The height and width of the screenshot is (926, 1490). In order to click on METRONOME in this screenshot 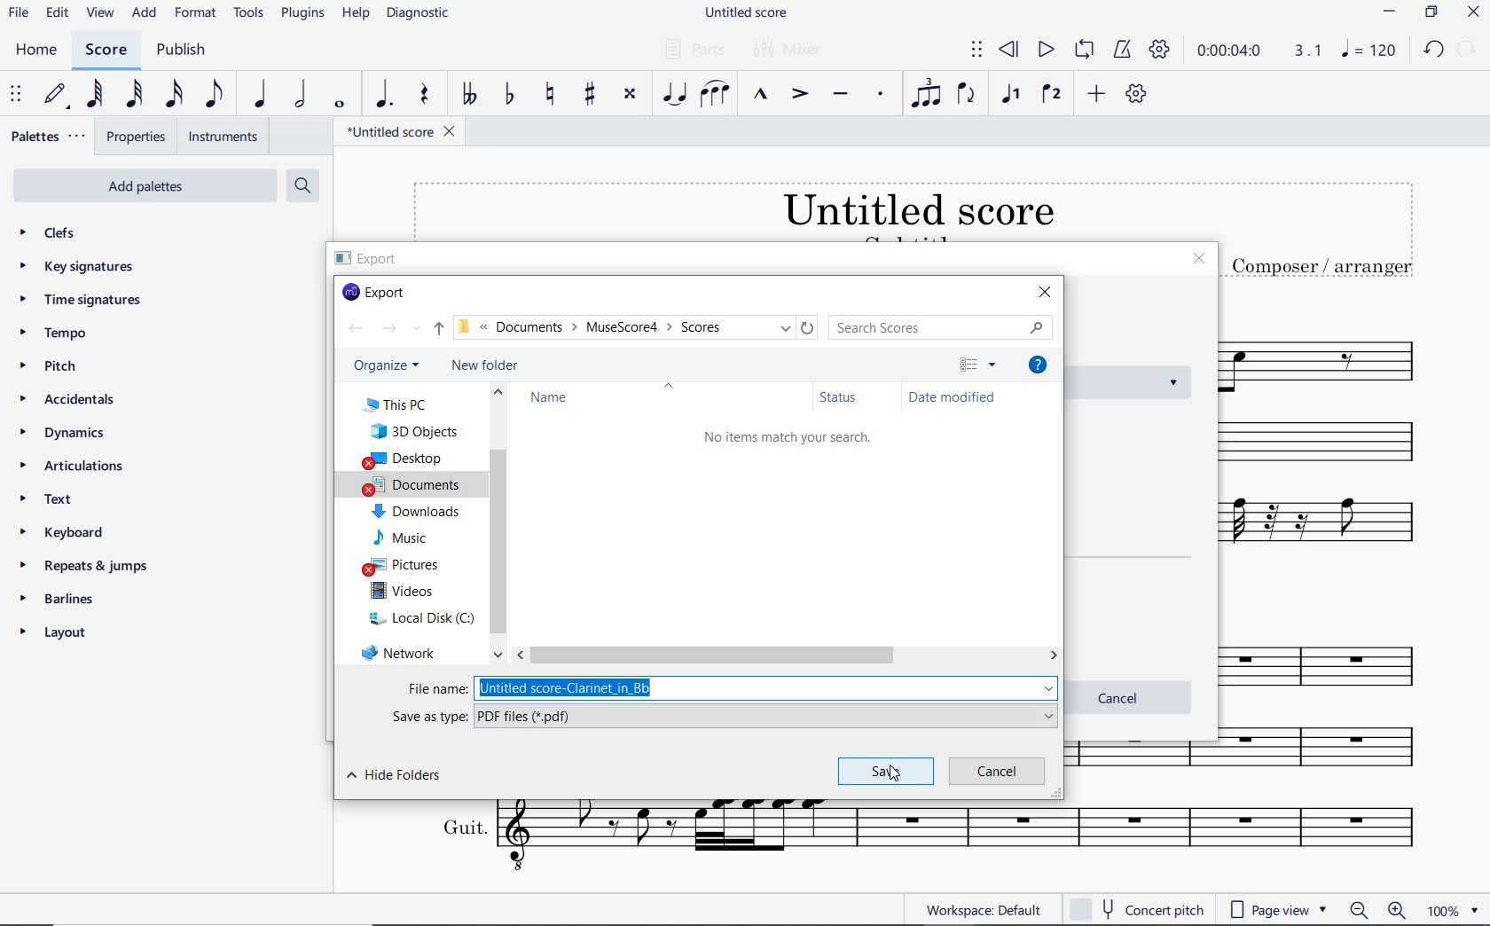, I will do `click(1125, 50)`.